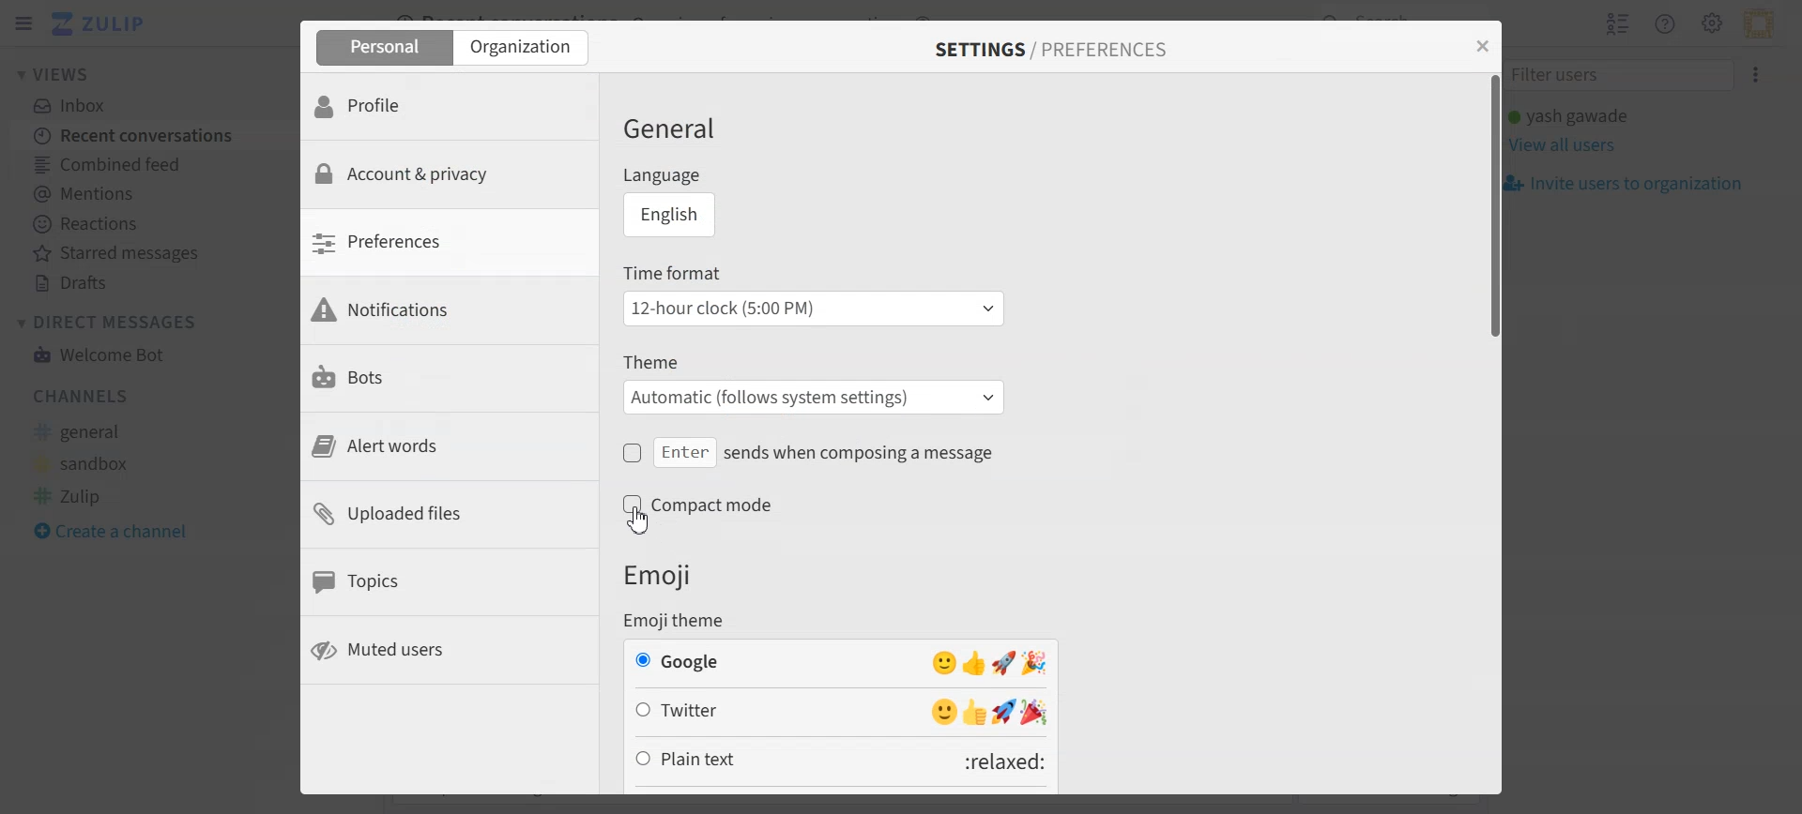 The width and height of the screenshot is (1802, 814). I want to click on Twitter, so click(841, 712).